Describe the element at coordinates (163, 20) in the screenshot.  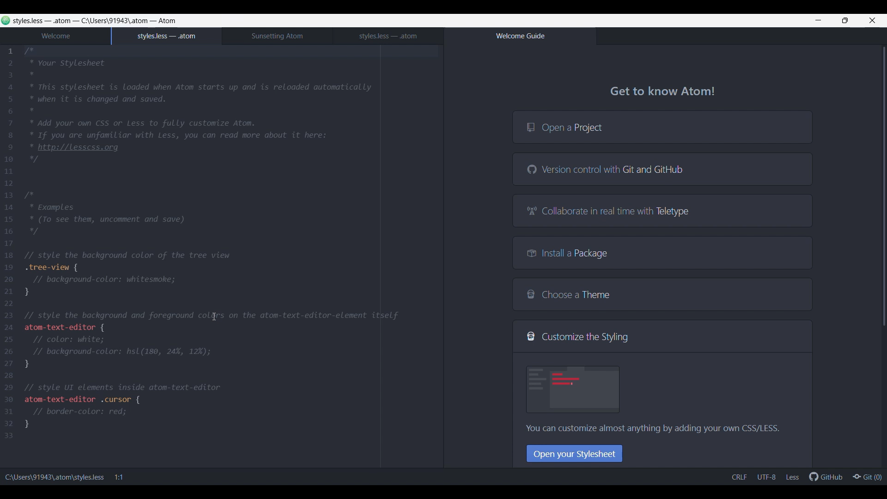
I see `- Atom` at that location.